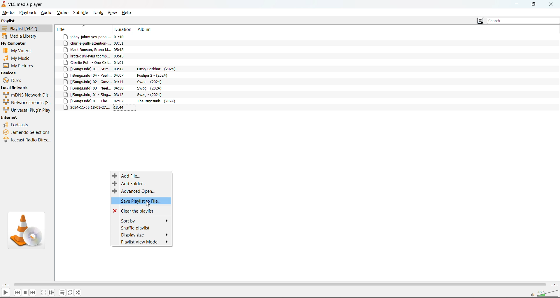 This screenshot has height=298, width=560. I want to click on change view, so click(479, 21).